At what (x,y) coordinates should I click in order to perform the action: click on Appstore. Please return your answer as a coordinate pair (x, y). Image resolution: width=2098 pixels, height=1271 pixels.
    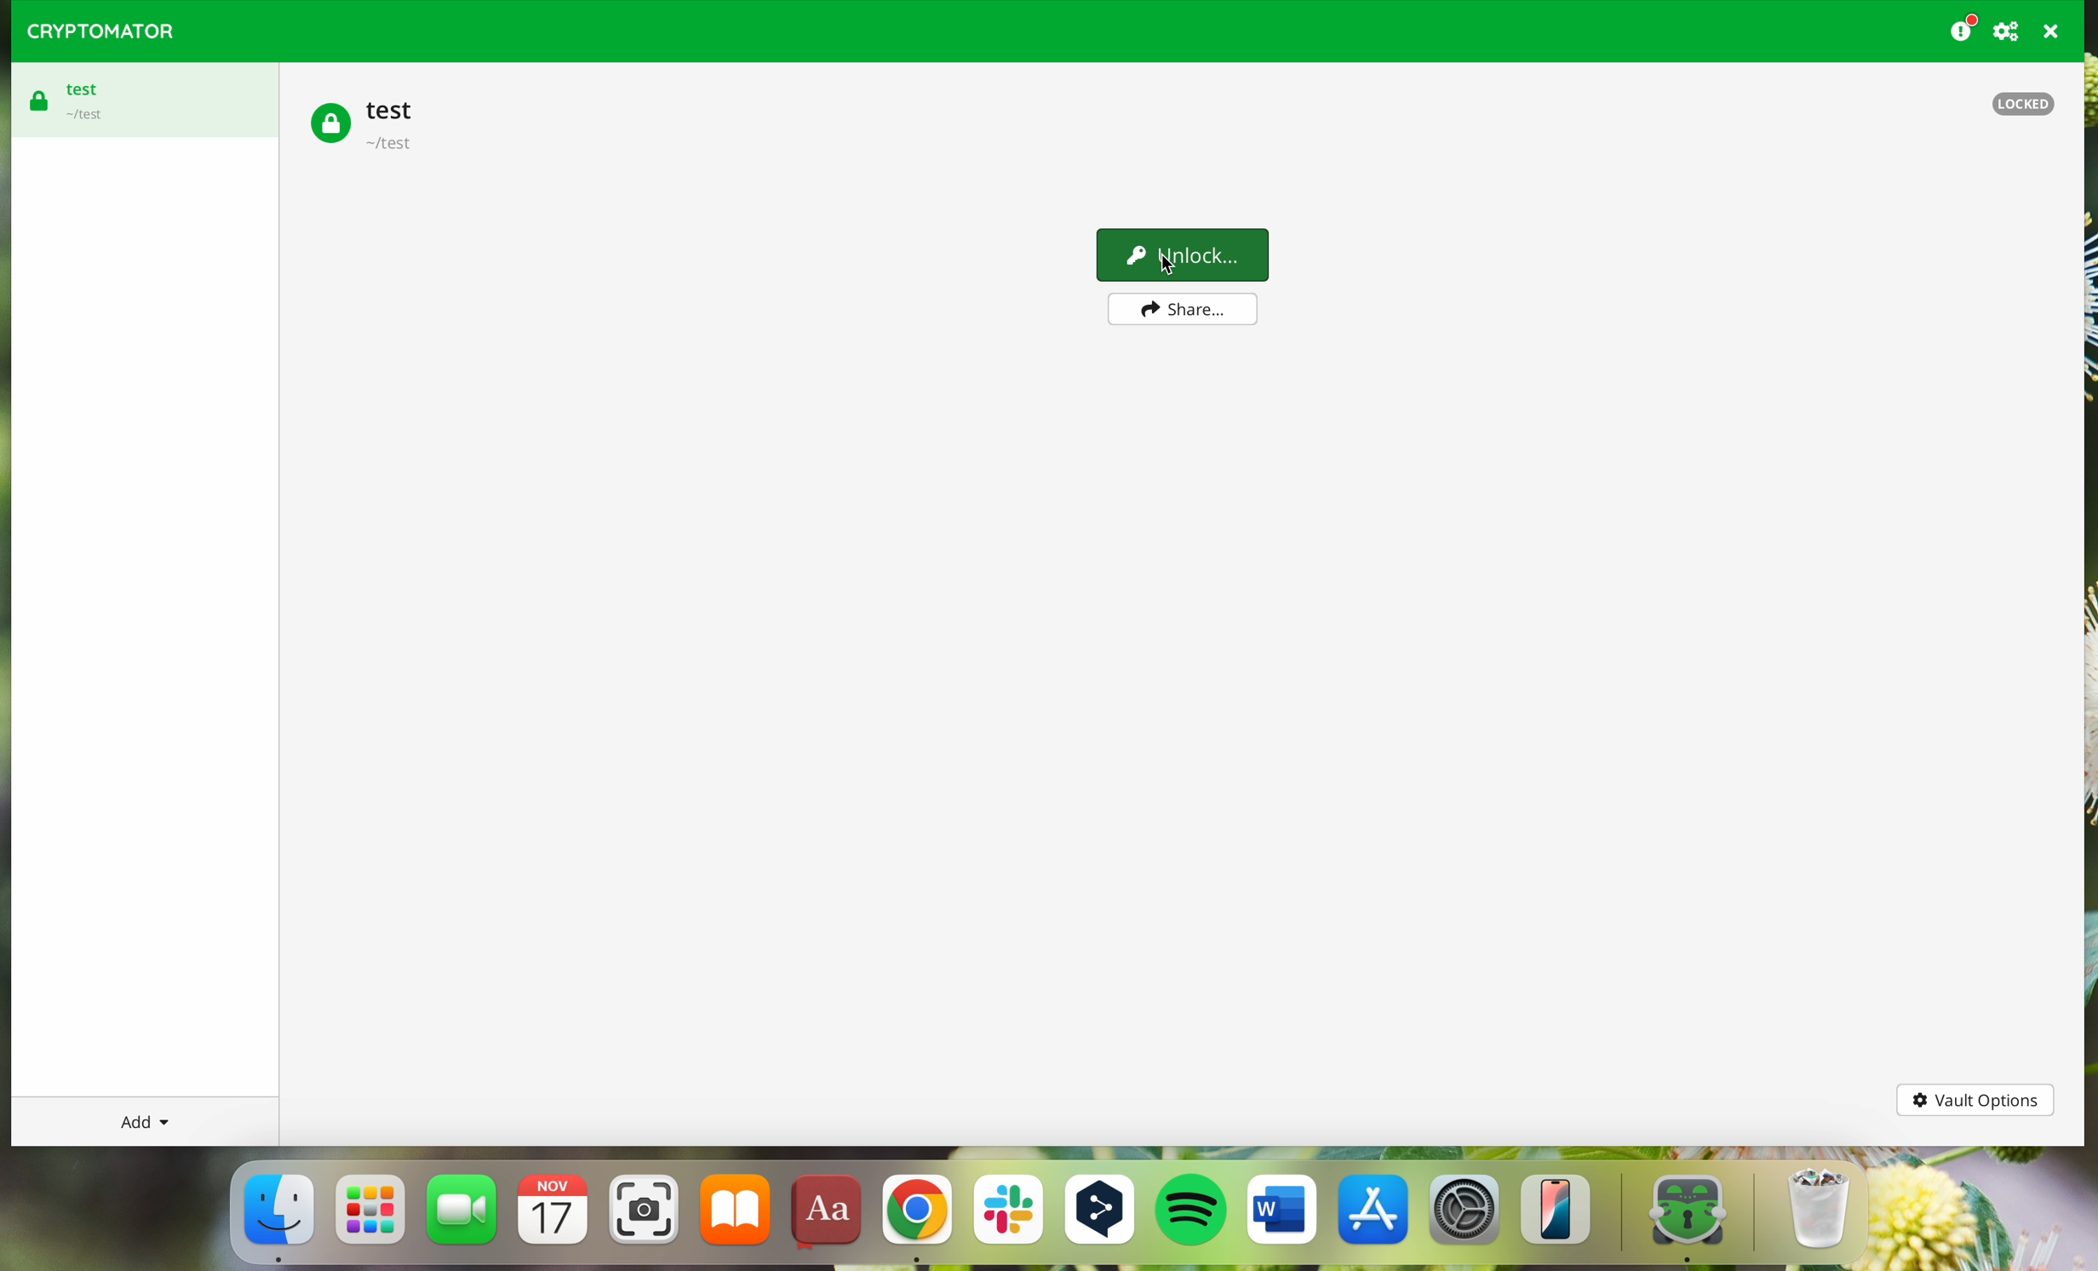
    Looking at the image, I should click on (1375, 1216).